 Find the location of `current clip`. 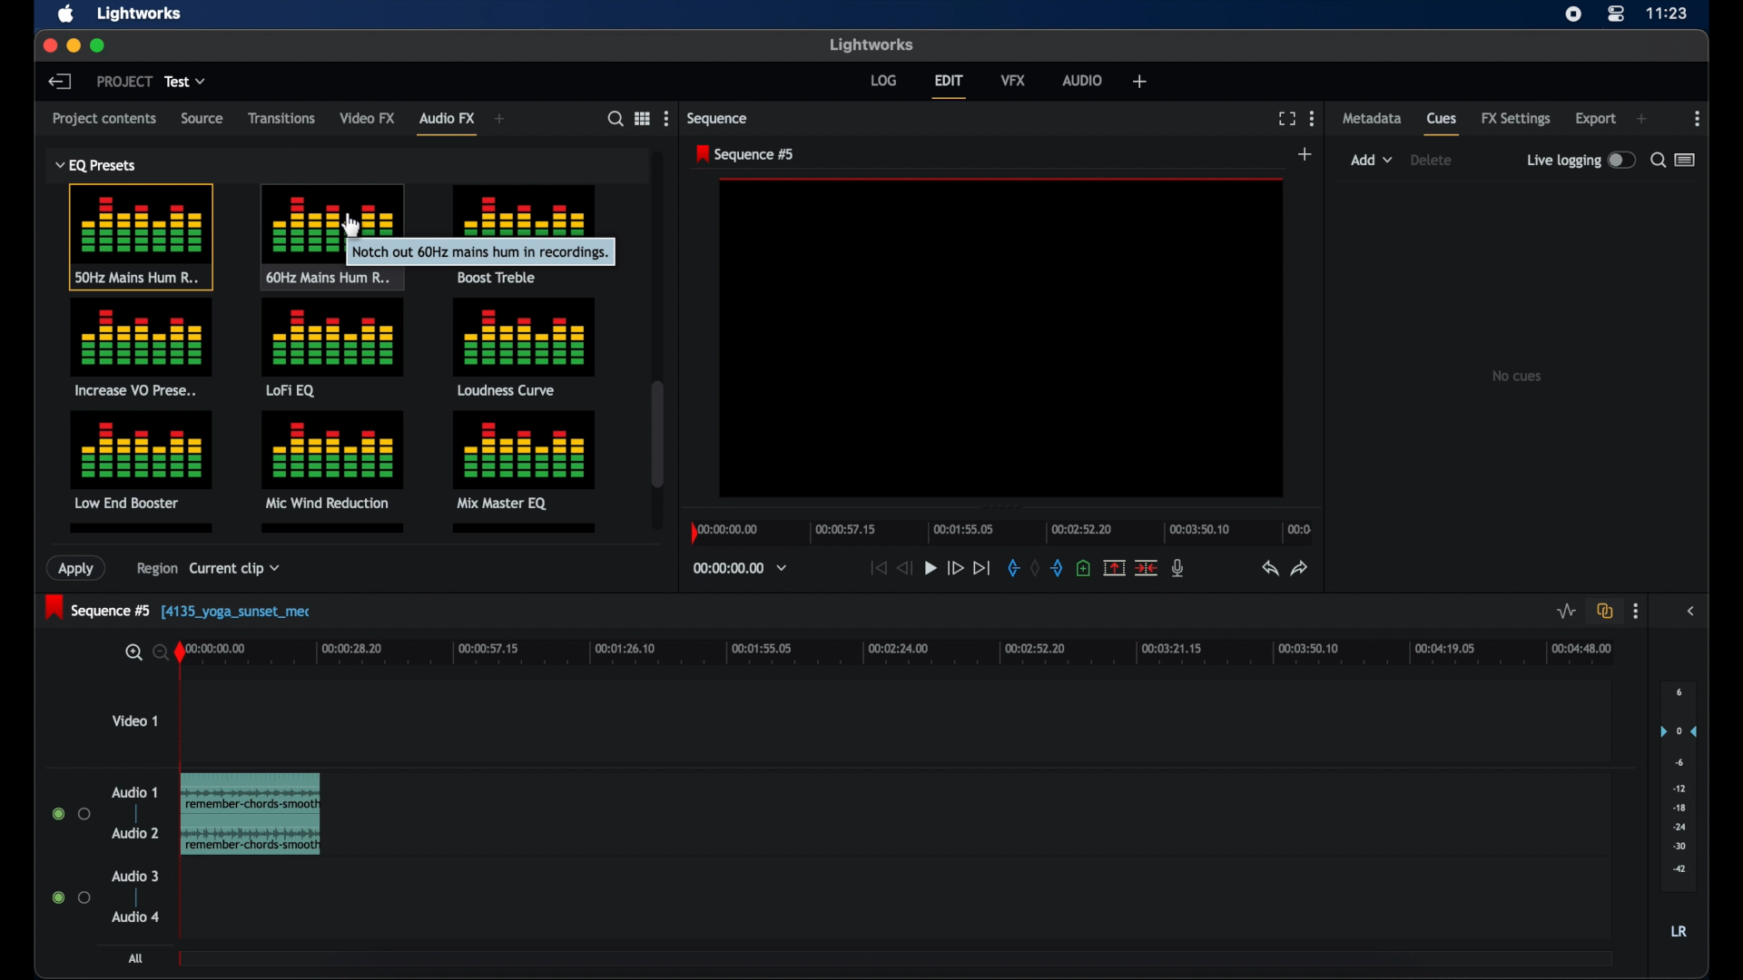

current clip is located at coordinates (234, 572).